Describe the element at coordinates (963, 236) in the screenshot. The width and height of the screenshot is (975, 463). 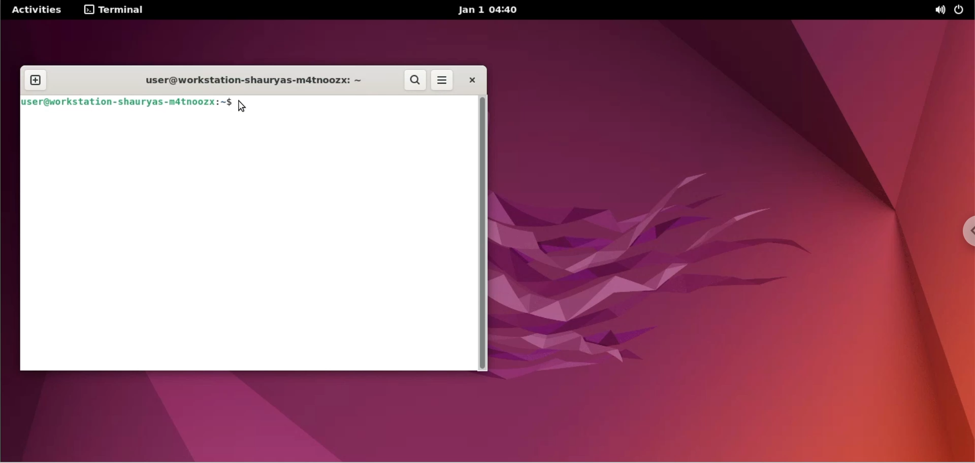
I see `chrome options` at that location.